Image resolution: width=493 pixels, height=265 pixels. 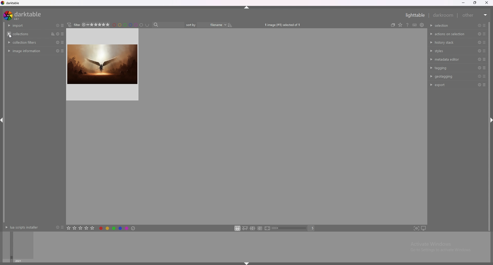 I want to click on presets, so click(x=63, y=34).